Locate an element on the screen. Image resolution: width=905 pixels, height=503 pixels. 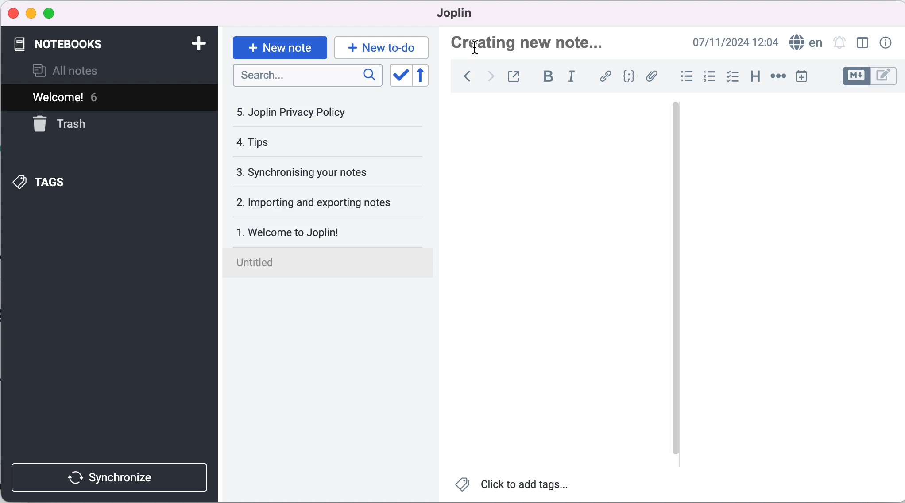
toggle editors is located at coordinates (866, 76).